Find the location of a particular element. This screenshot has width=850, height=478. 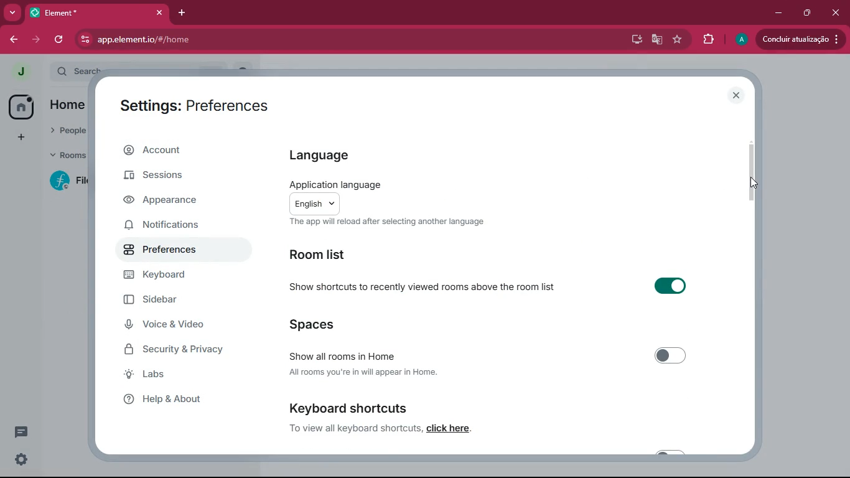

message is located at coordinates (21, 431).